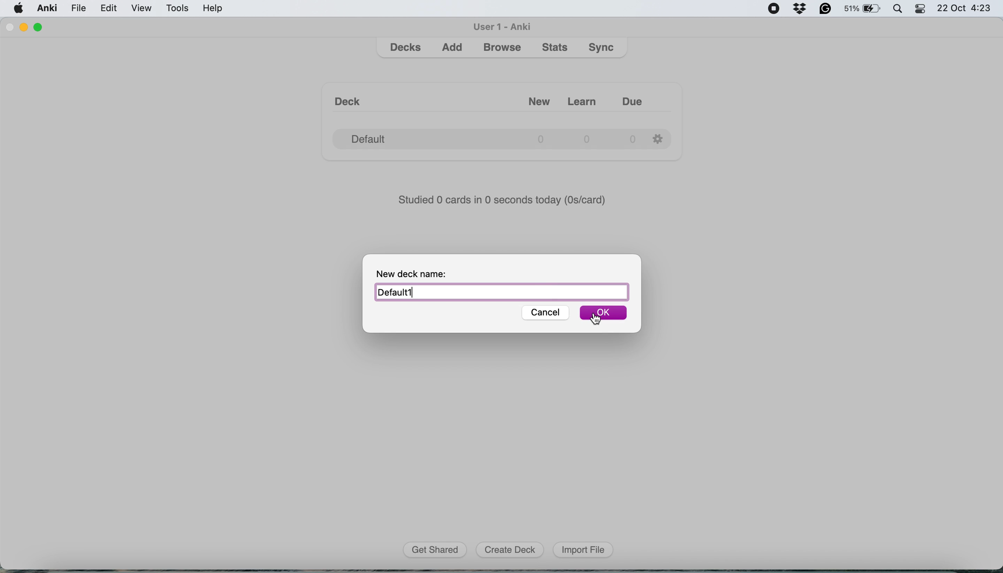 The height and width of the screenshot is (573, 1003). I want to click on tools, so click(178, 9).